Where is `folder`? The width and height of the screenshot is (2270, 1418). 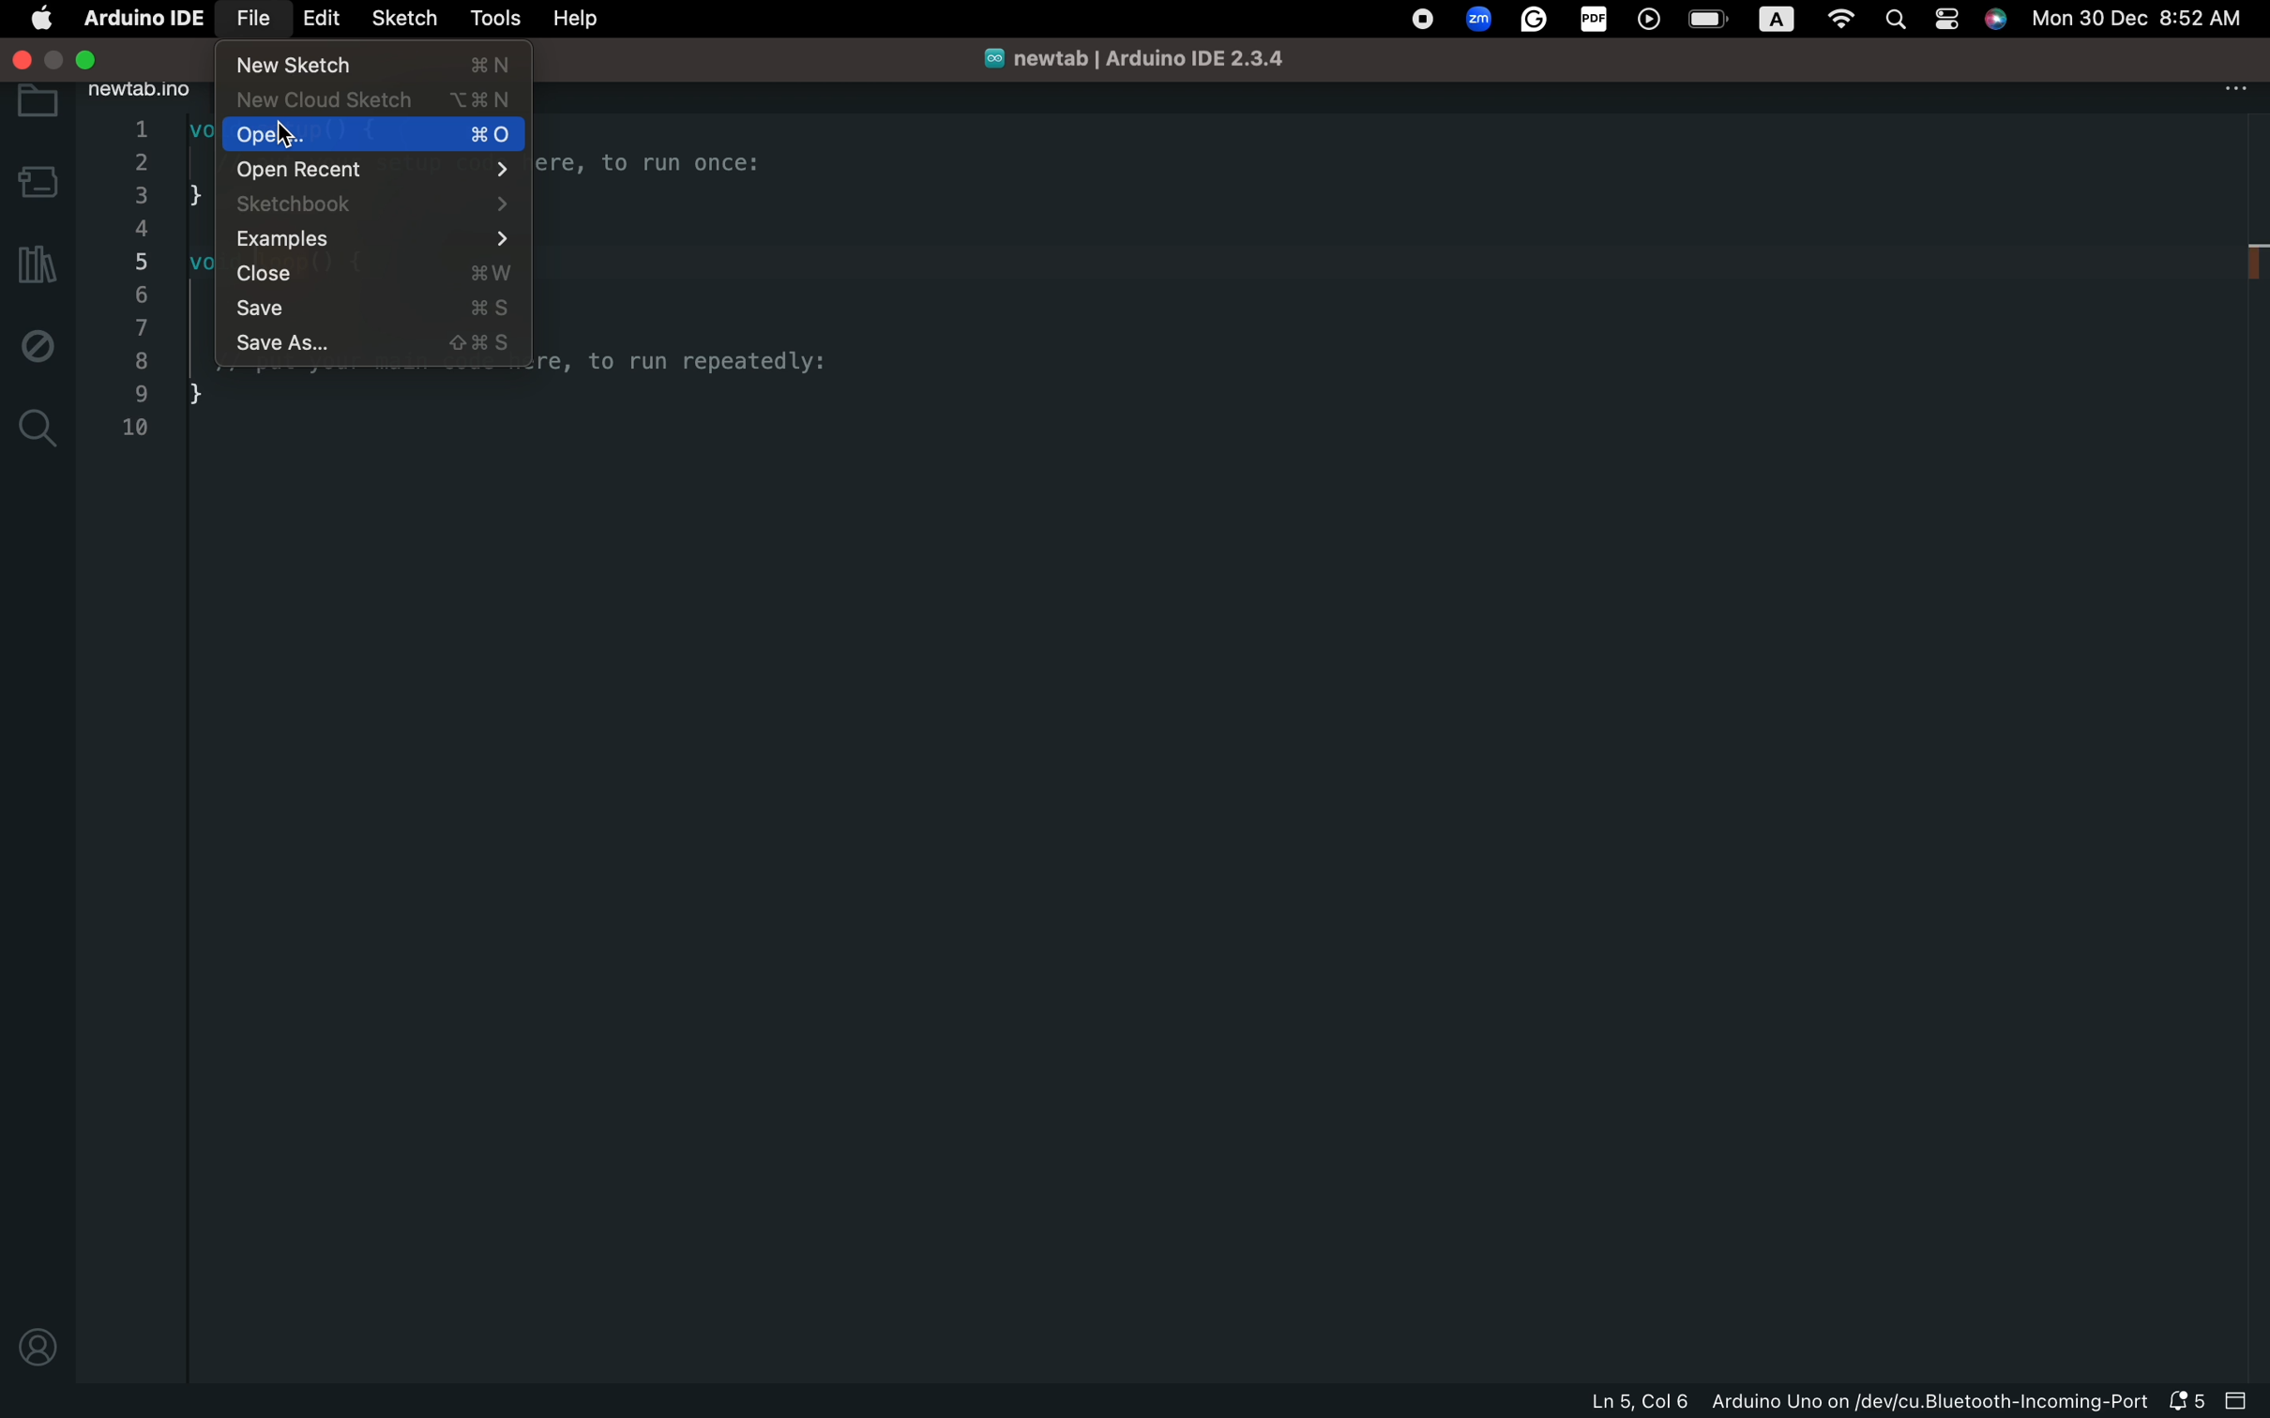
folder is located at coordinates (38, 106).